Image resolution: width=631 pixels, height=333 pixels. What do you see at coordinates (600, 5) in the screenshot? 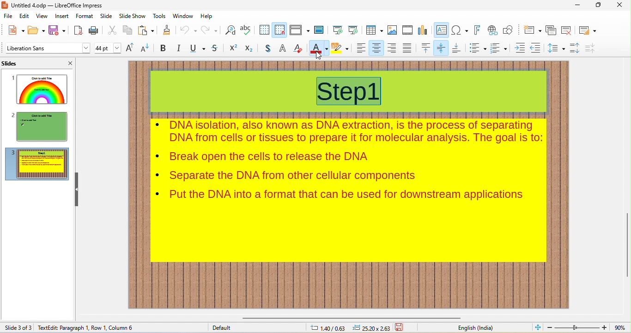
I see `maximize` at bounding box center [600, 5].